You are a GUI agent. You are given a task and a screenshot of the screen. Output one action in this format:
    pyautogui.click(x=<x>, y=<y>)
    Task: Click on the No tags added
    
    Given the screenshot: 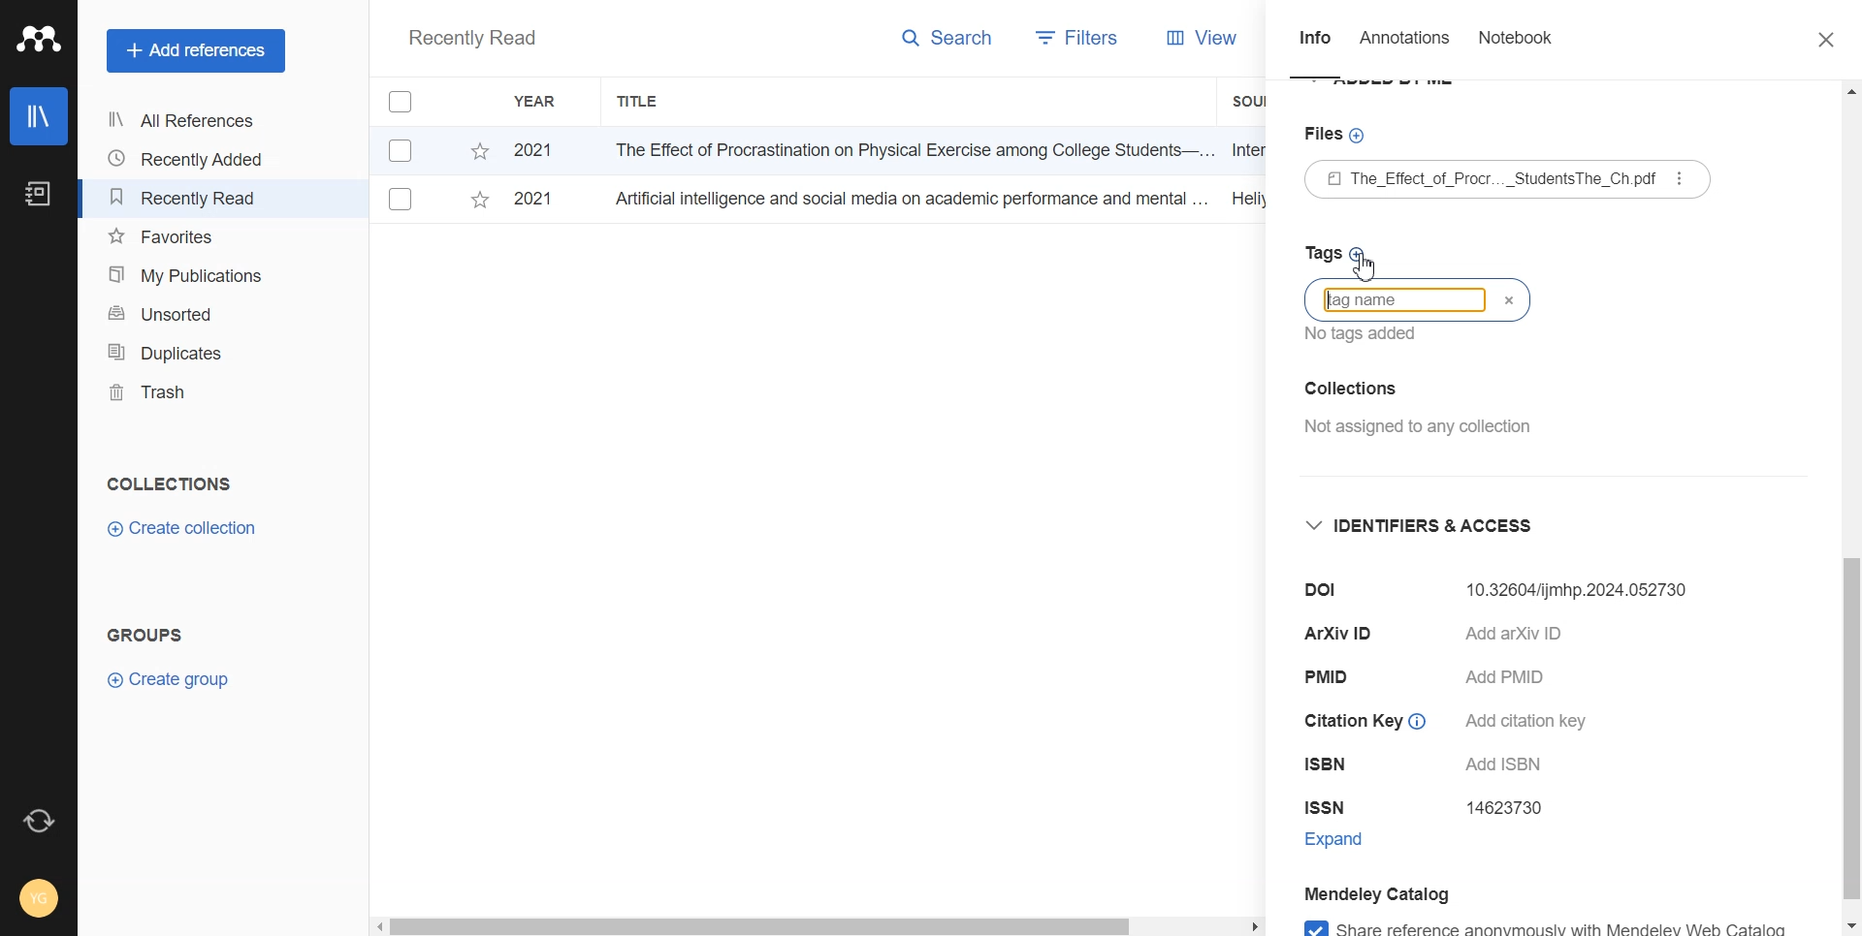 What is the action you would take?
    pyautogui.click(x=1356, y=334)
    